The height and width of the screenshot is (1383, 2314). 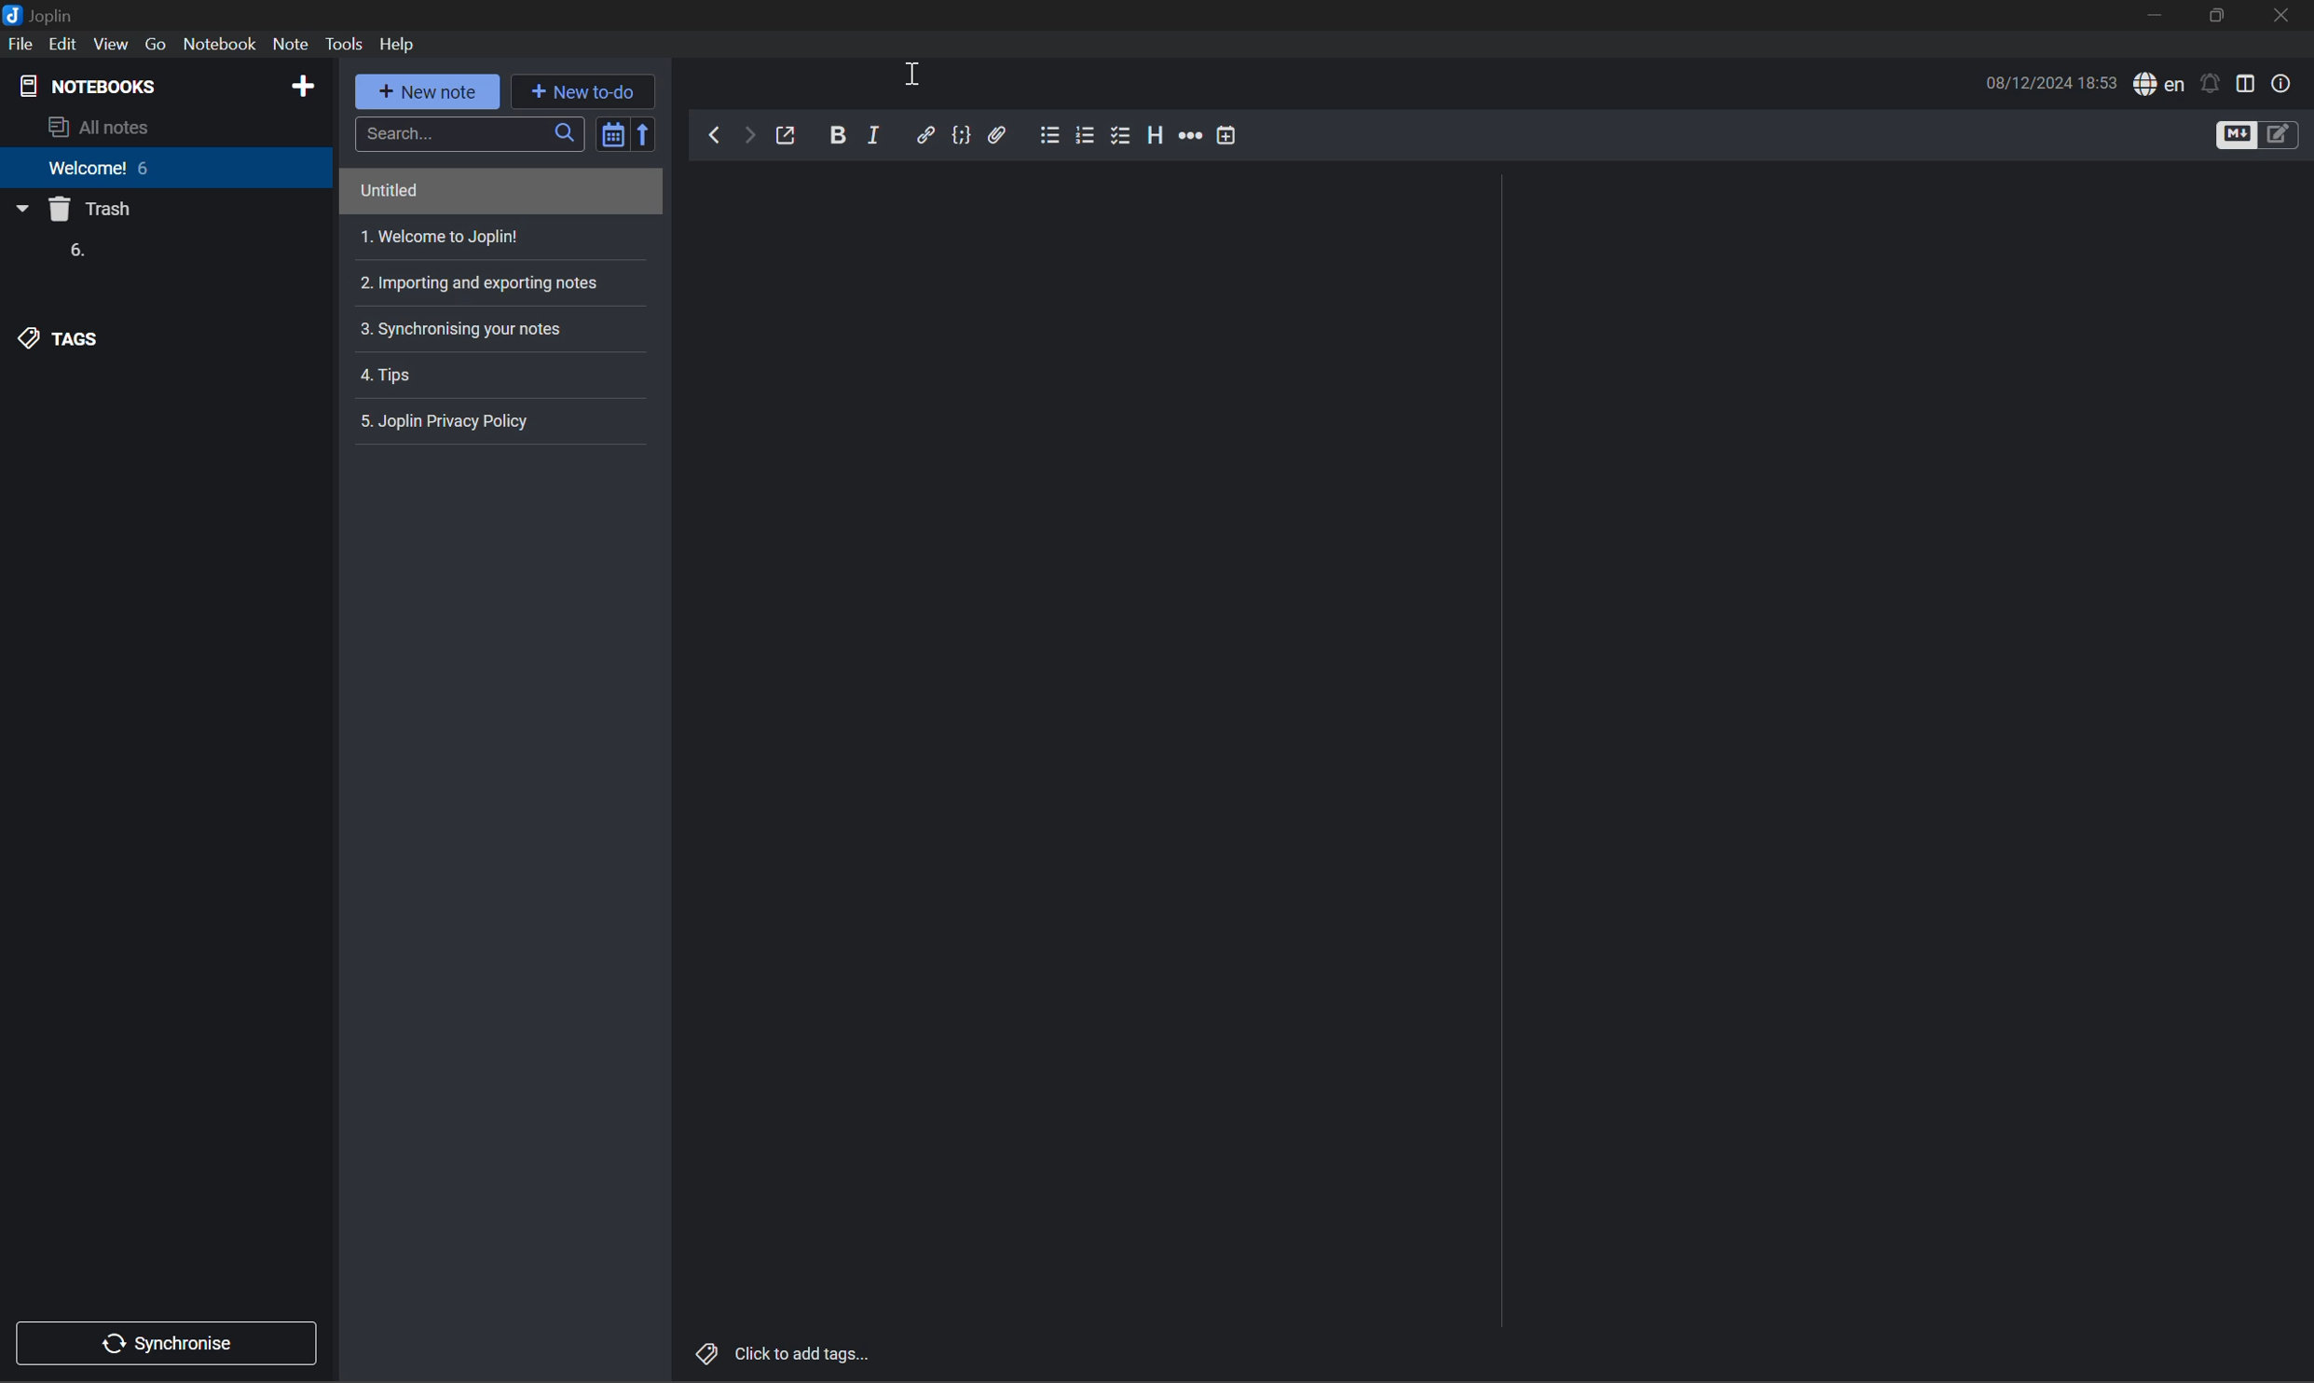 What do you see at coordinates (91, 83) in the screenshot?
I see `NOTEBOOKS` at bounding box center [91, 83].